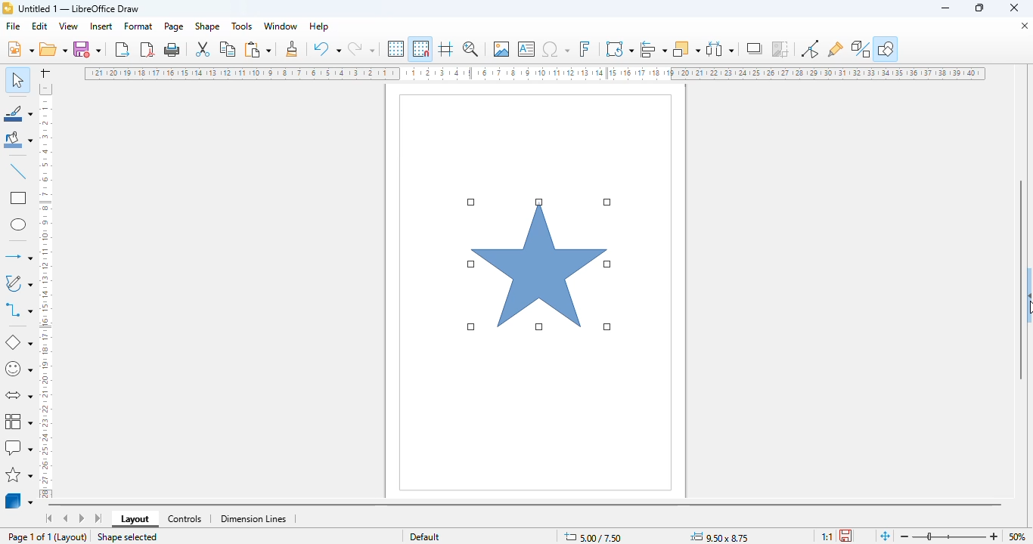  I want to click on zoom factor, so click(1016, 535).